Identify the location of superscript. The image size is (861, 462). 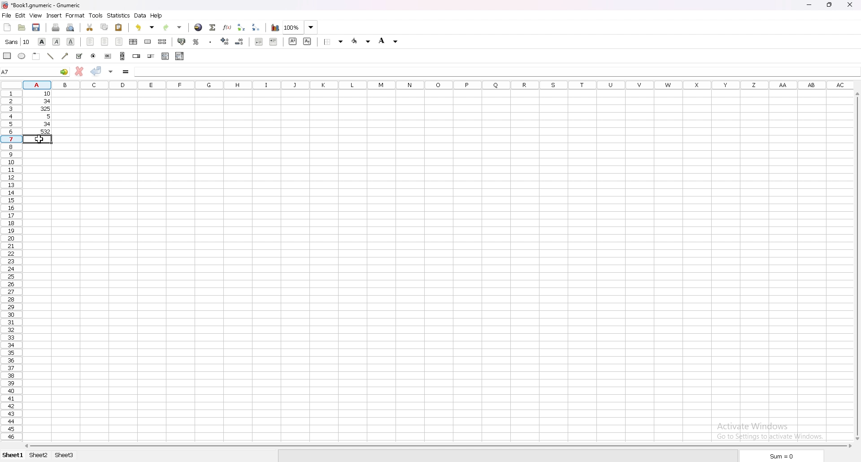
(292, 42).